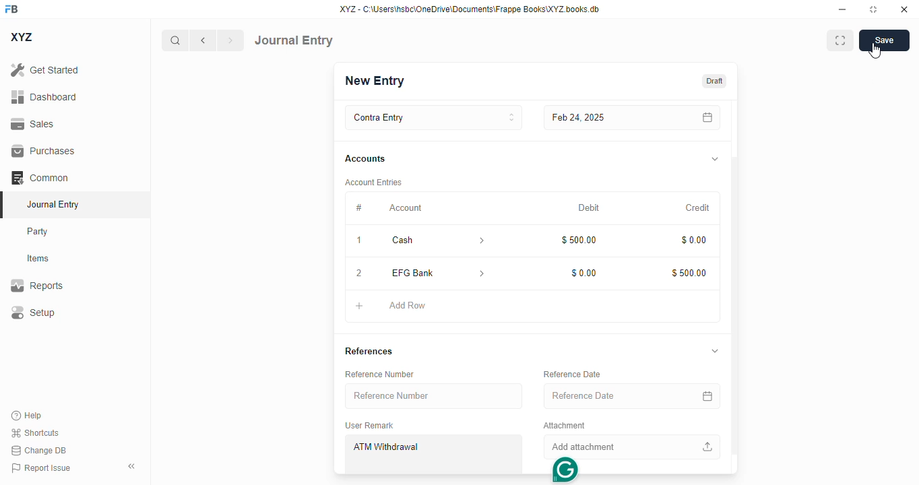 Image resolution: width=919 pixels, height=485 pixels. What do you see at coordinates (629, 447) in the screenshot?
I see `add attachment` at bounding box center [629, 447].